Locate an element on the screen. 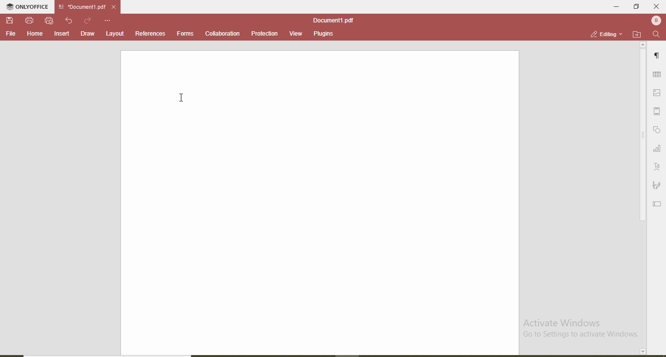 The image size is (666, 357). signature is located at coordinates (657, 186).